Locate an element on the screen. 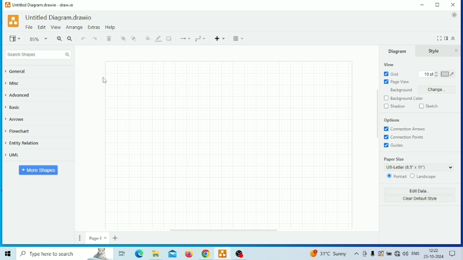 This screenshot has width=463, height=260. Redo is located at coordinates (95, 39).